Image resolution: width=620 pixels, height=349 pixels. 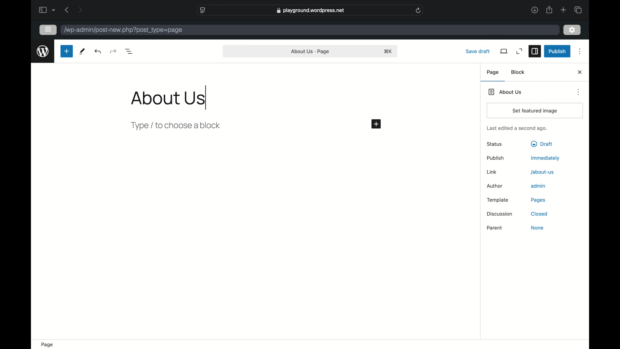 What do you see at coordinates (418, 10) in the screenshot?
I see `refresh` at bounding box center [418, 10].